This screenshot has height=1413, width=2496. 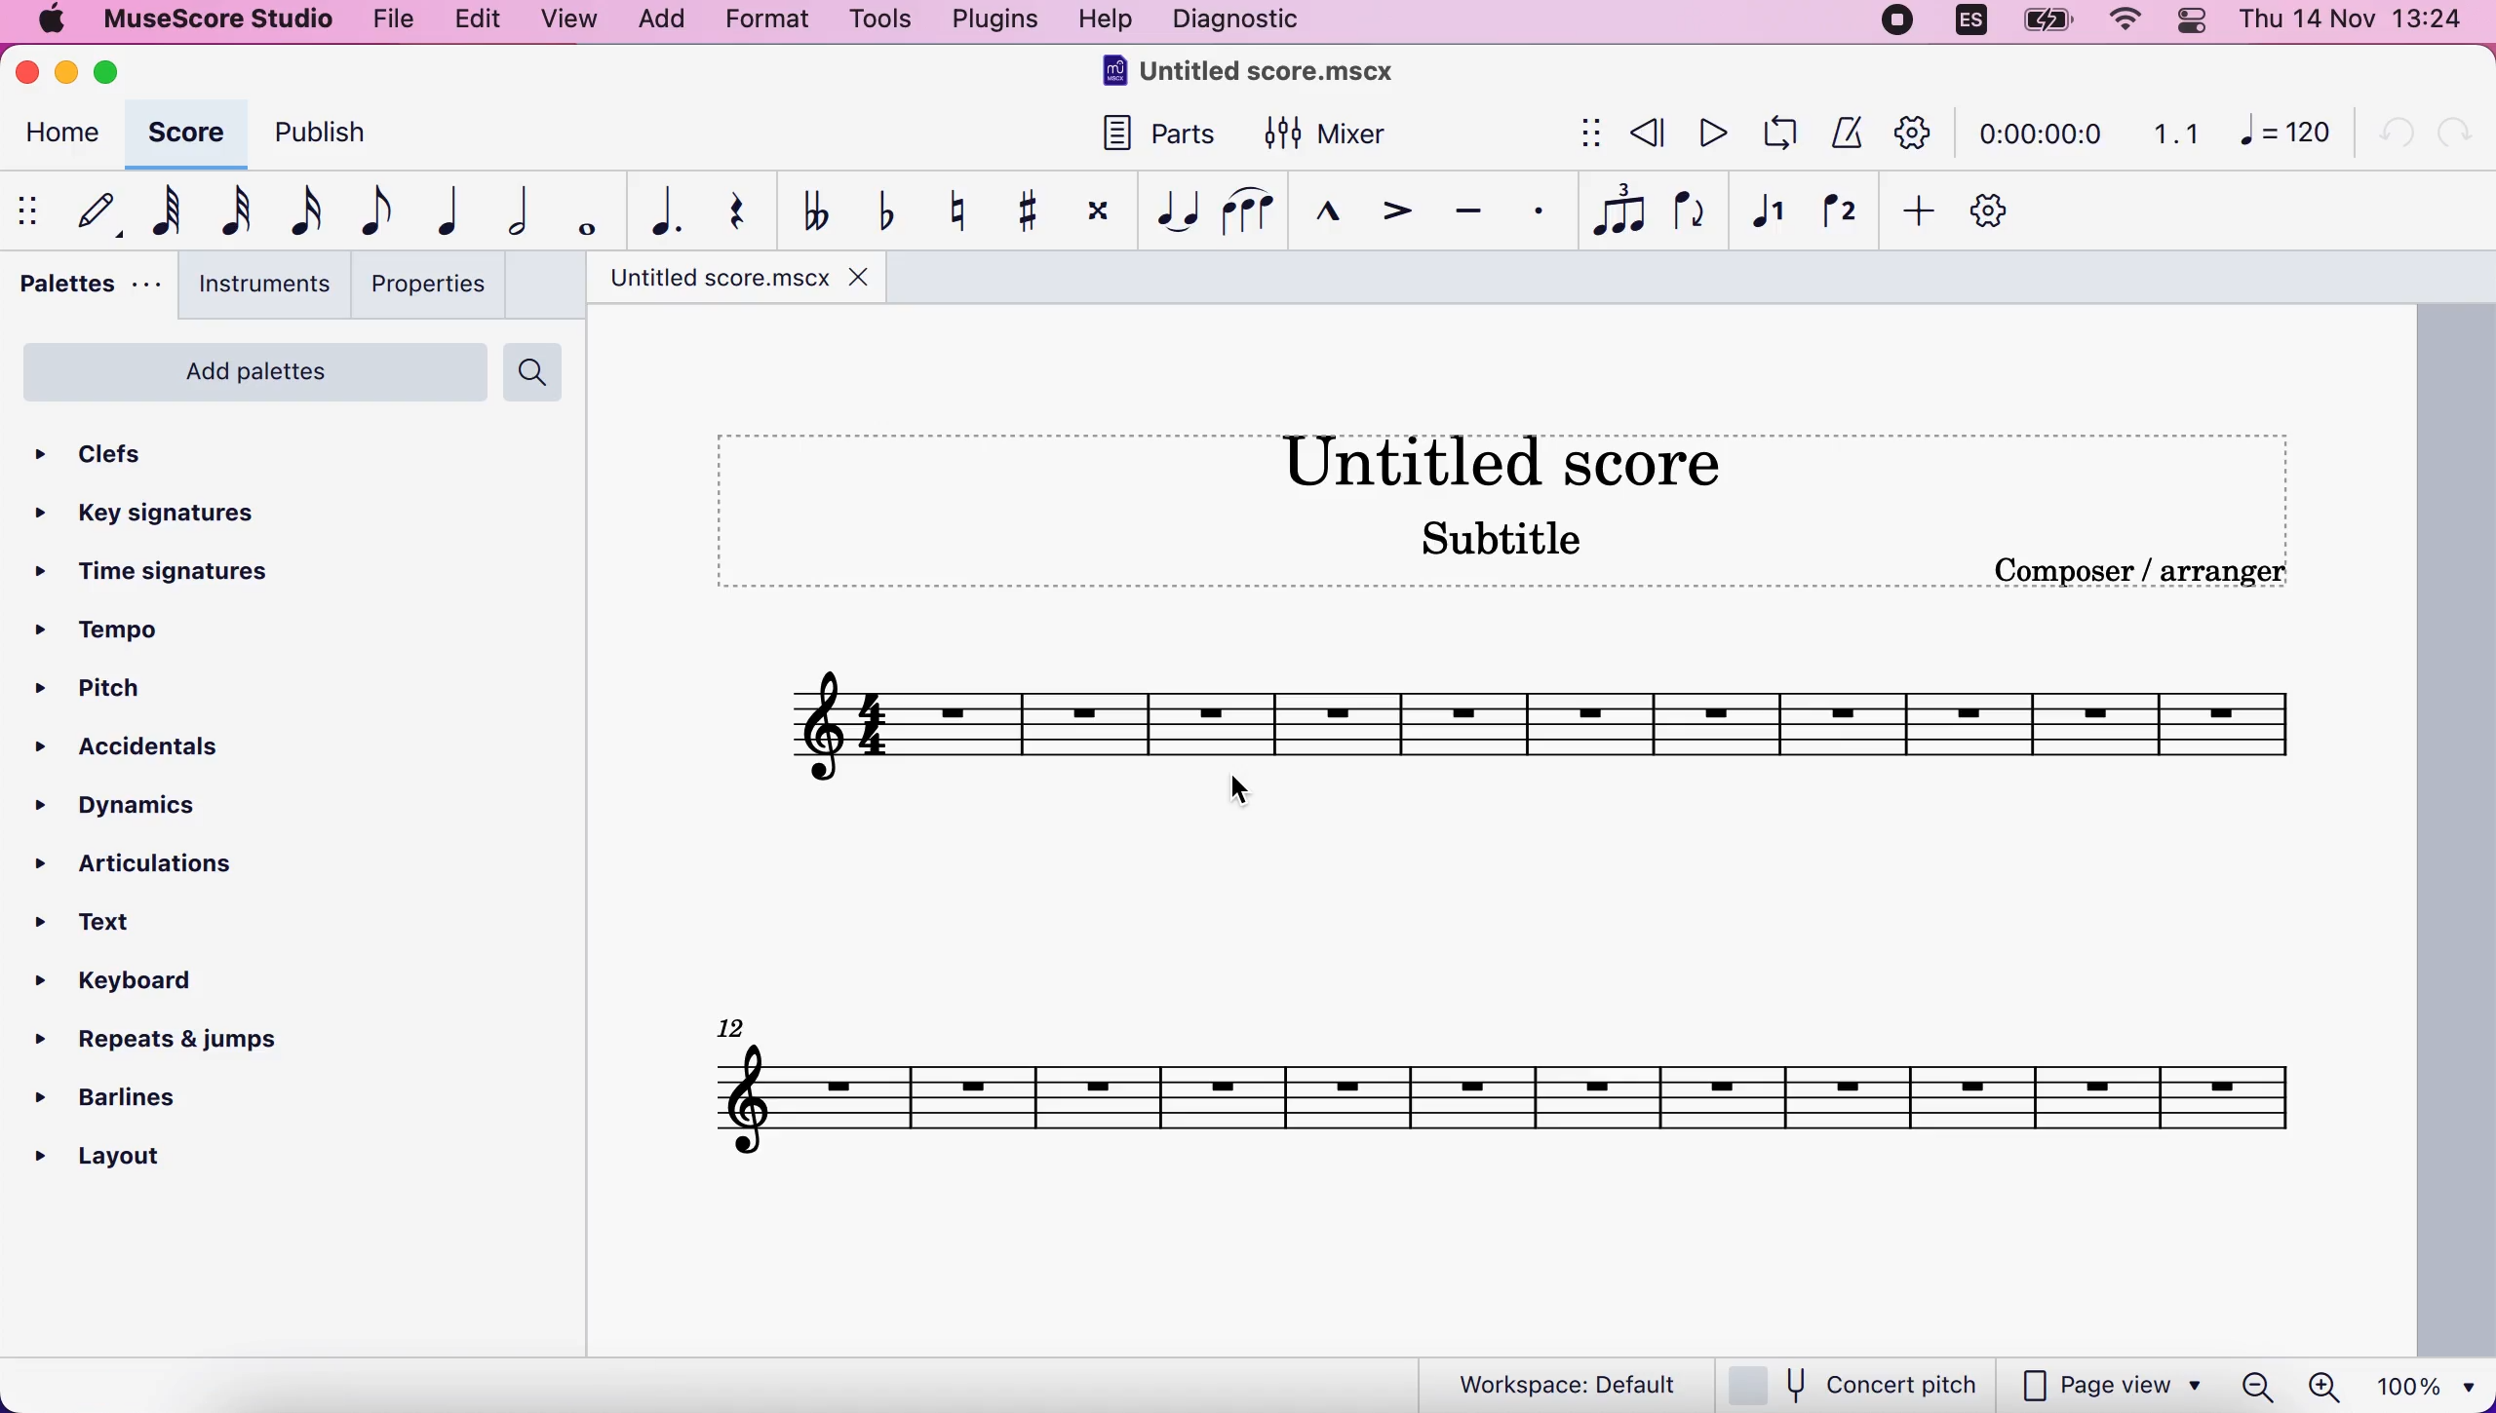 What do you see at coordinates (577, 216) in the screenshot?
I see `whole note` at bounding box center [577, 216].